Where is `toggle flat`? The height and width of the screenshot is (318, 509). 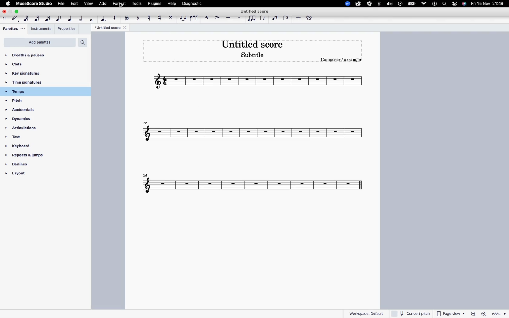
toggle flat is located at coordinates (139, 18).